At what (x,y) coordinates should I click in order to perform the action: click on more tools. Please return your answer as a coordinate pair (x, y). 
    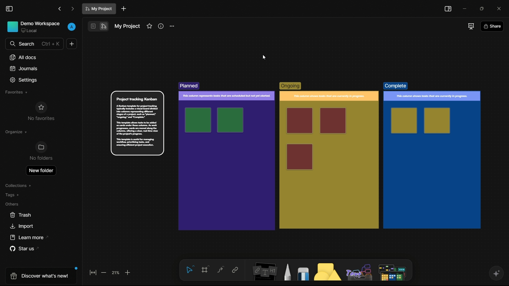
    Looking at the image, I should click on (392, 270).